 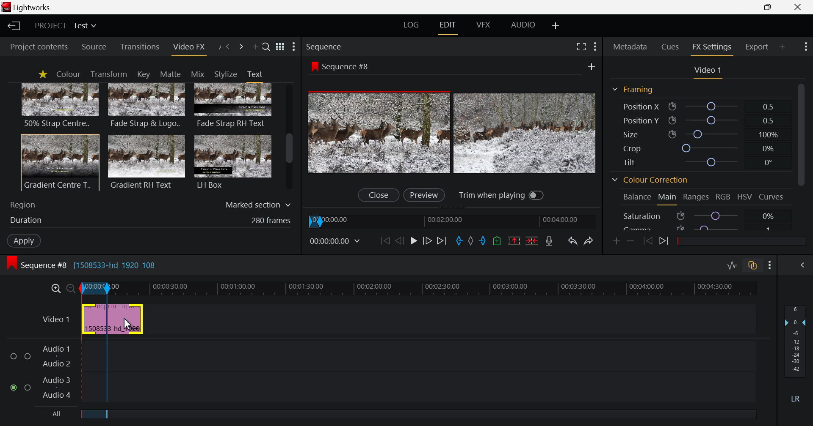 I want to click on Saturation, so click(x=698, y=216).